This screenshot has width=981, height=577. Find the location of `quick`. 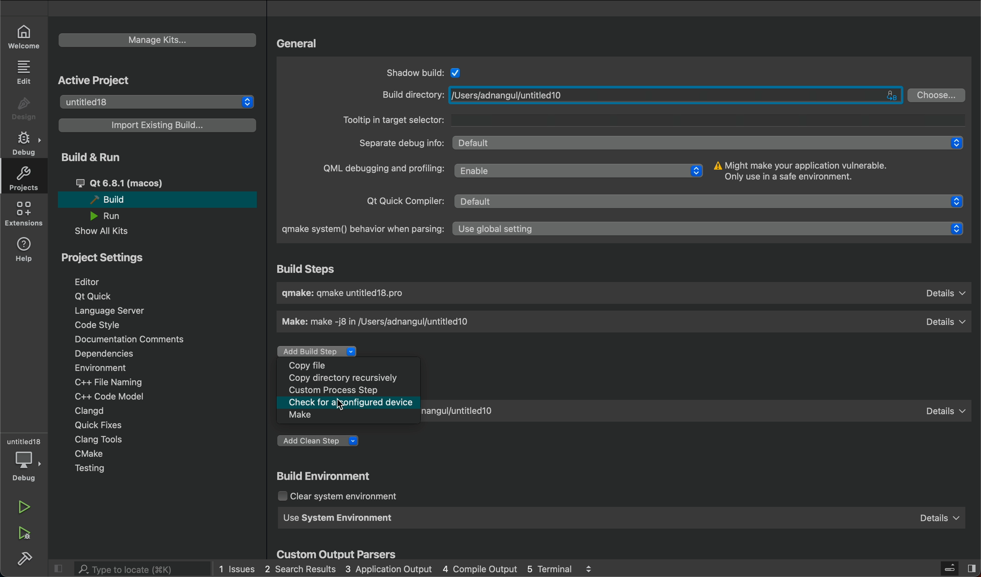

quick is located at coordinates (112, 426).